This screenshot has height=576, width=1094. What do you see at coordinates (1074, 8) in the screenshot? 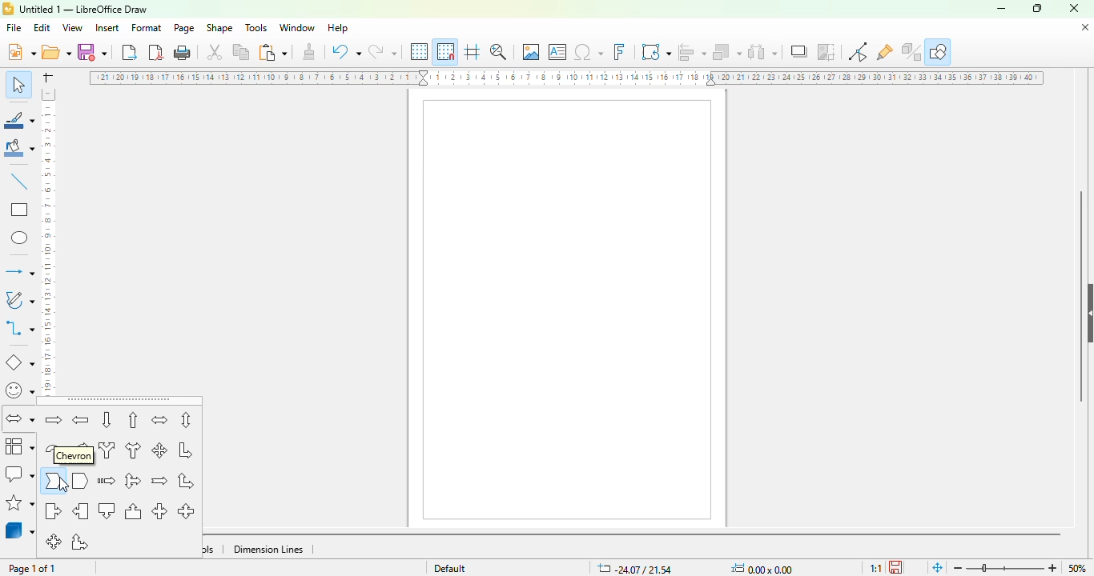
I see `close` at bounding box center [1074, 8].